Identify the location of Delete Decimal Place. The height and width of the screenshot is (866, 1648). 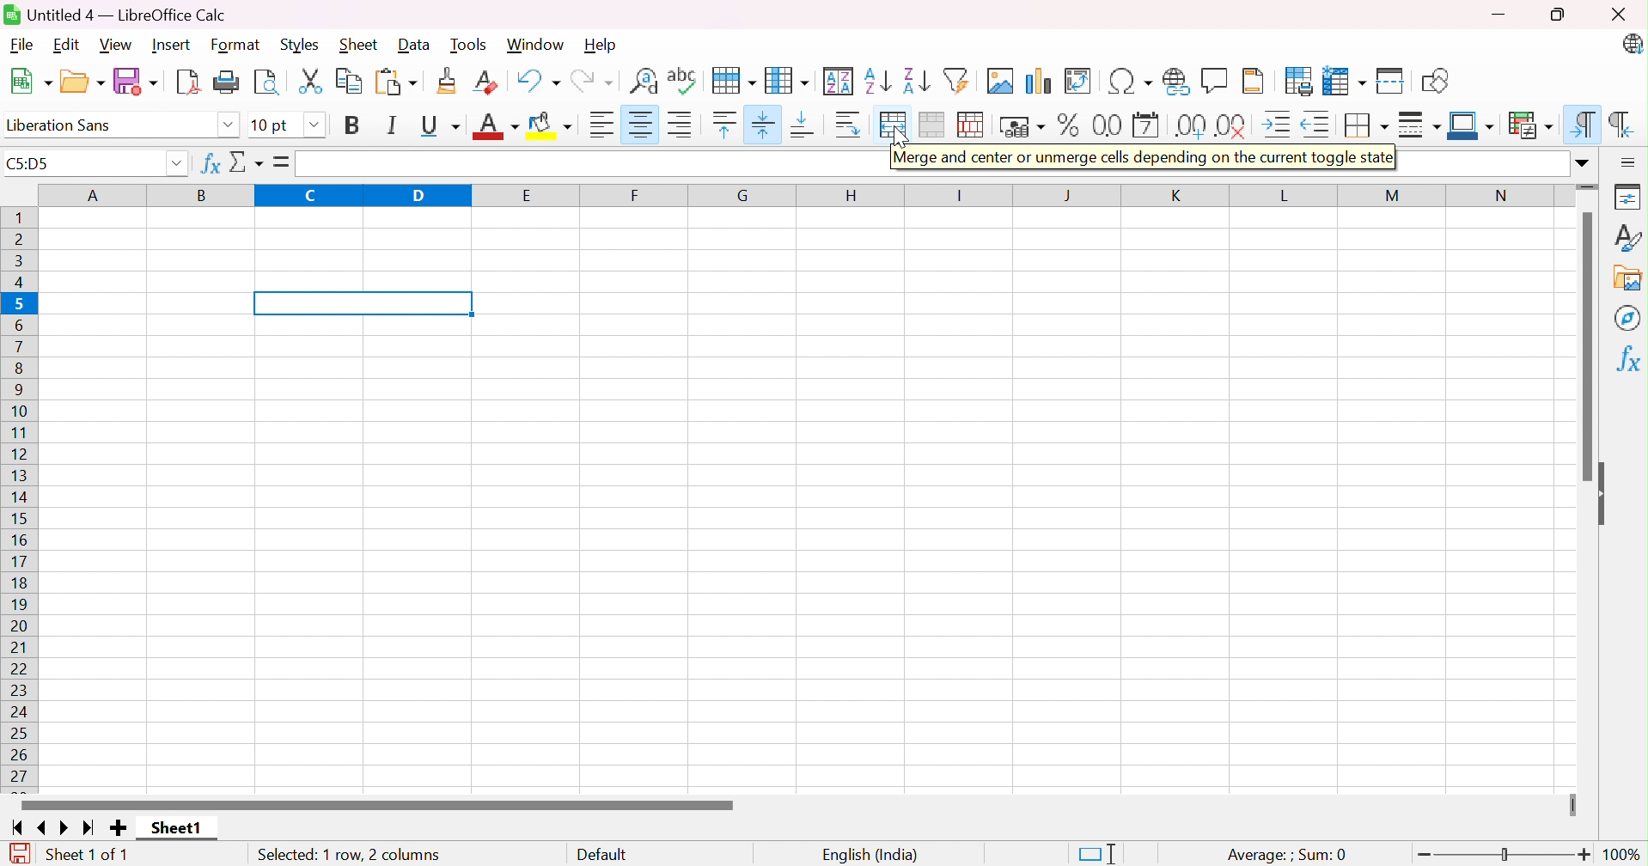
(1235, 125).